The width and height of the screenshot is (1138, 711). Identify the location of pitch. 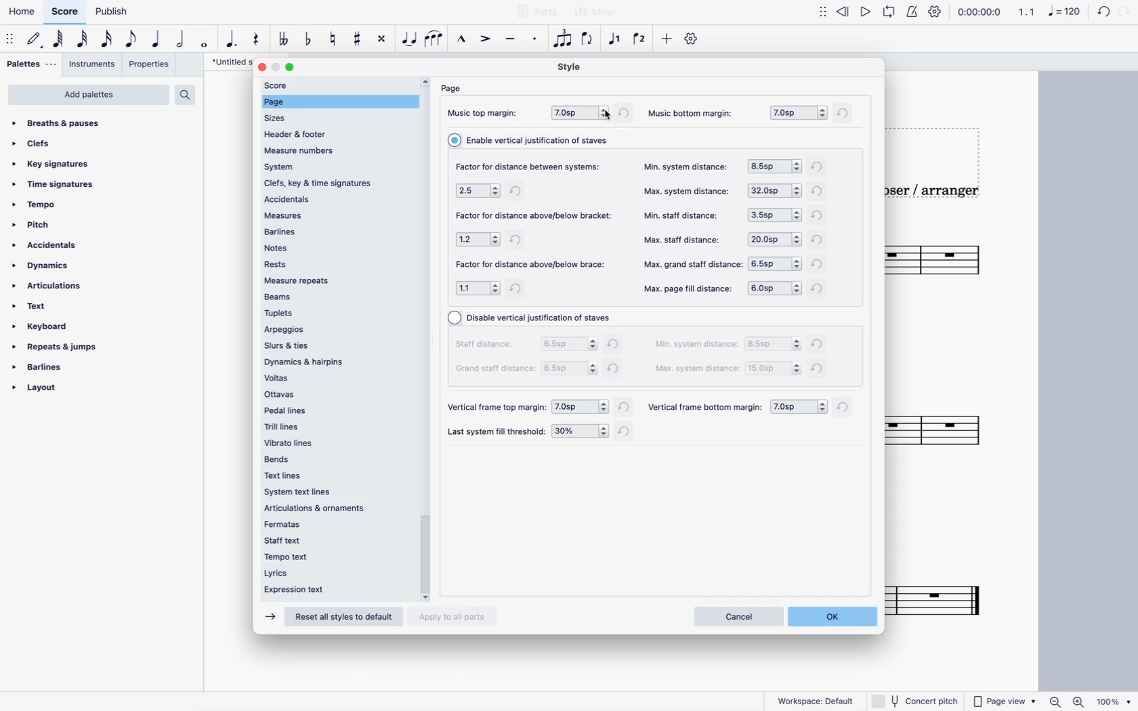
(37, 224).